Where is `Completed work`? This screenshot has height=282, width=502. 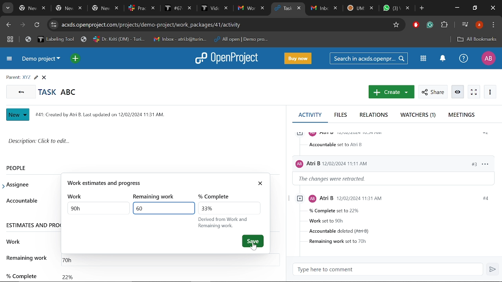 Completed work is located at coordinates (67, 275).